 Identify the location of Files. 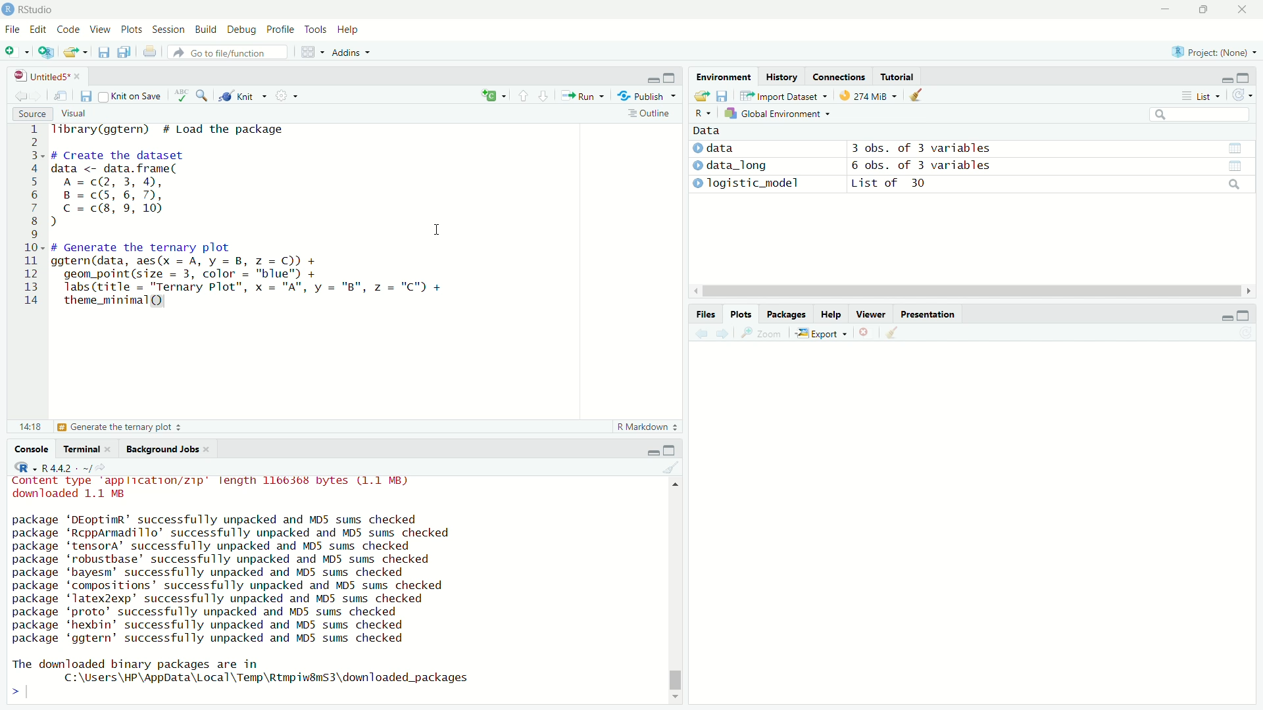
(699, 312).